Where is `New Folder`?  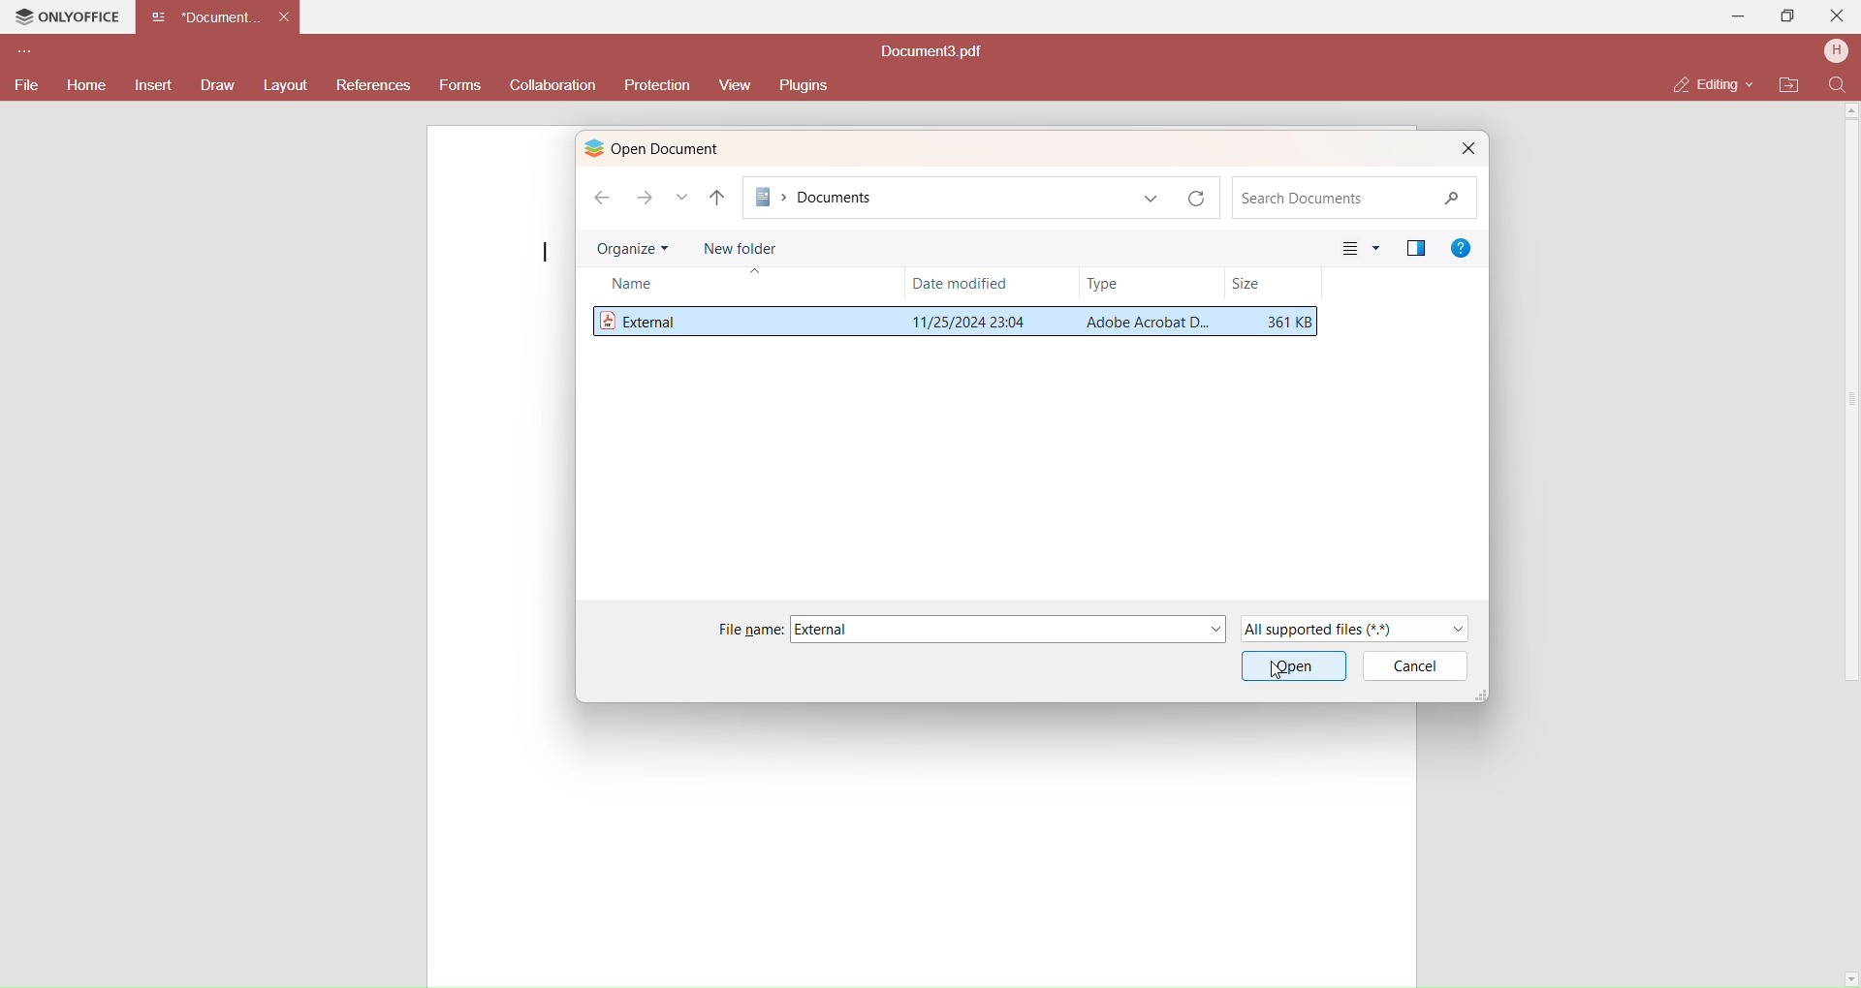
New Folder is located at coordinates (741, 246).